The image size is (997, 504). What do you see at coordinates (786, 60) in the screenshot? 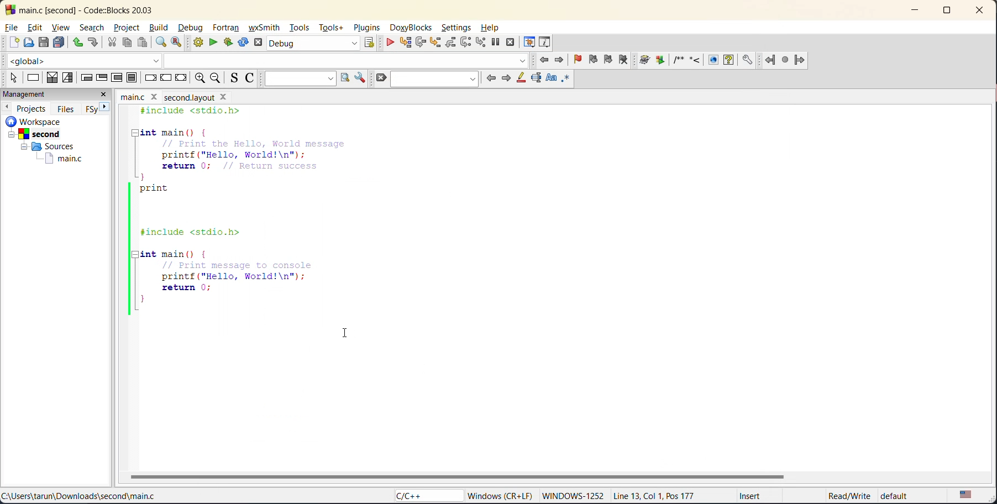
I see `last jump` at bounding box center [786, 60].